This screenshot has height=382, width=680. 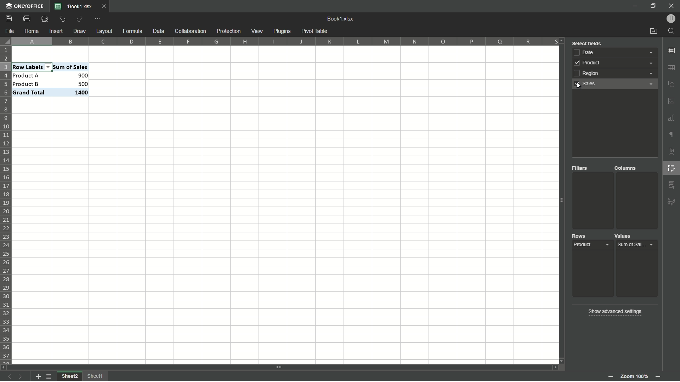 What do you see at coordinates (617, 52) in the screenshot?
I see `Date` at bounding box center [617, 52].